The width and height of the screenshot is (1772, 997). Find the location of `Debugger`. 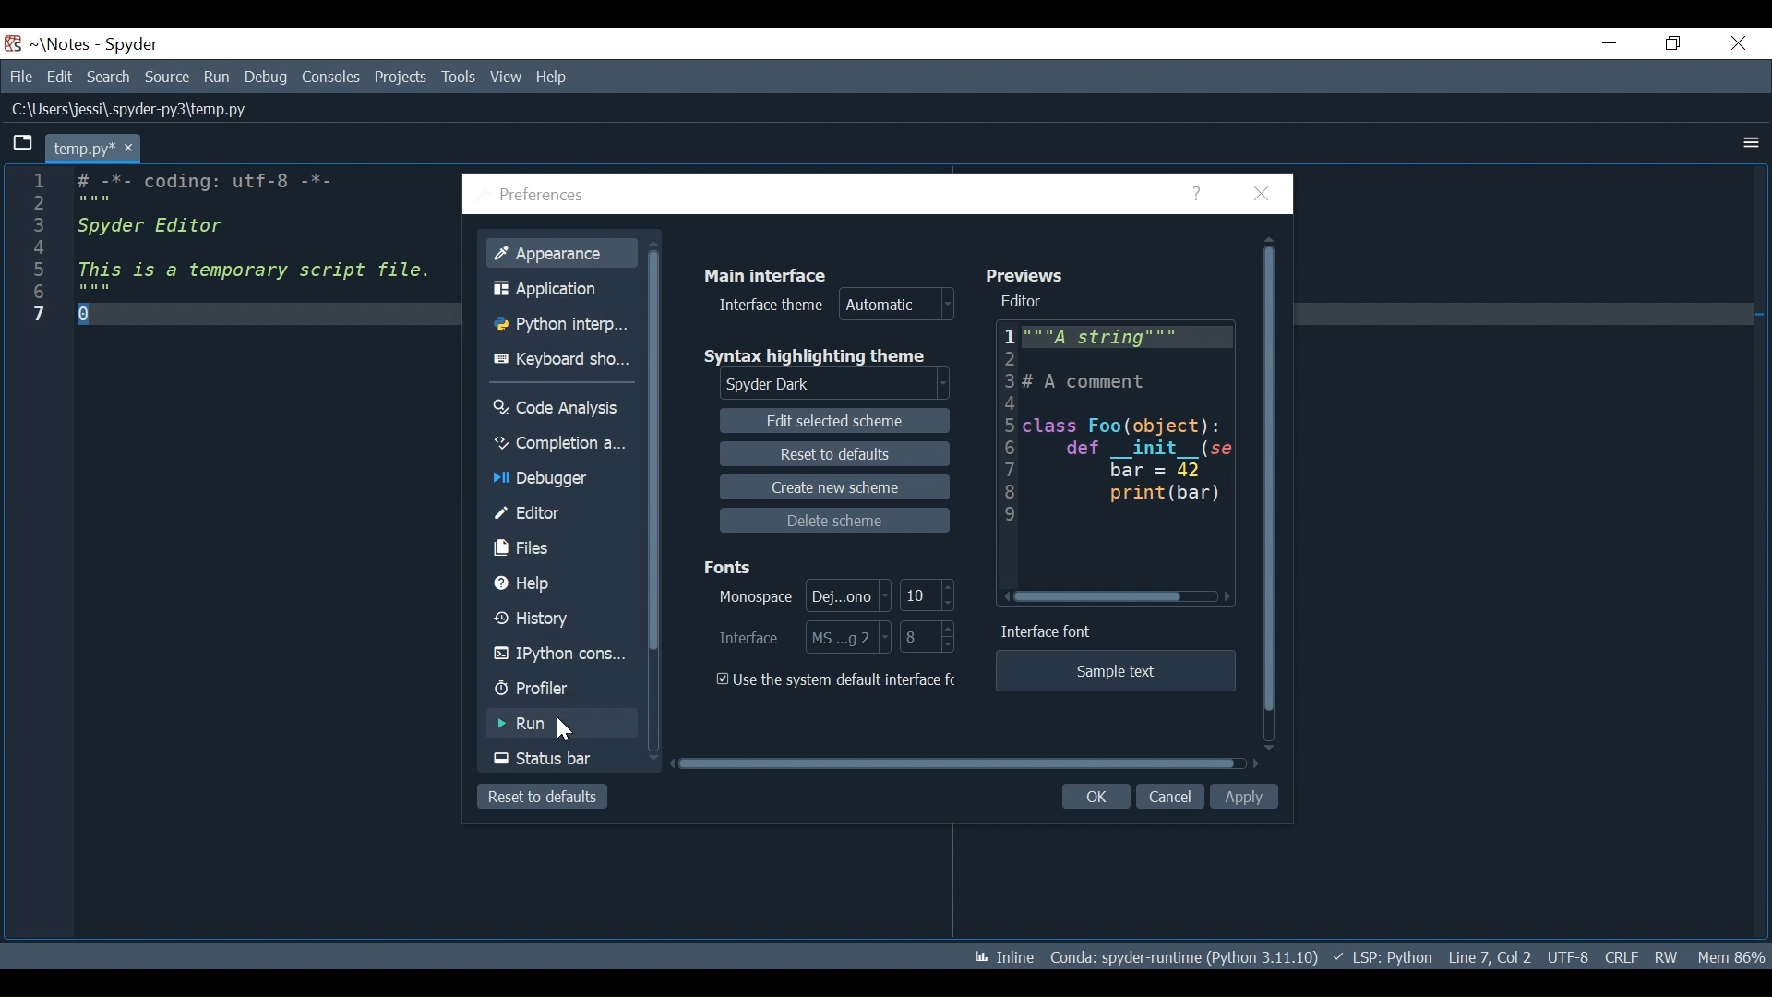

Debugger is located at coordinates (554, 474).